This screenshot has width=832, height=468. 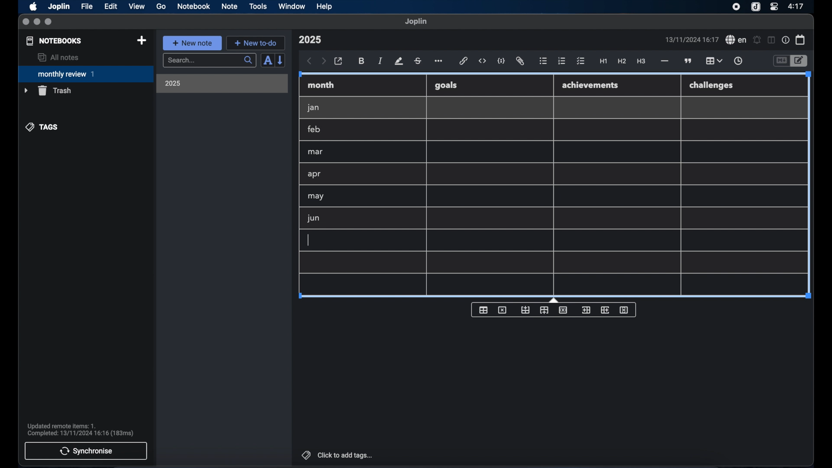 I want to click on note, so click(x=230, y=6).